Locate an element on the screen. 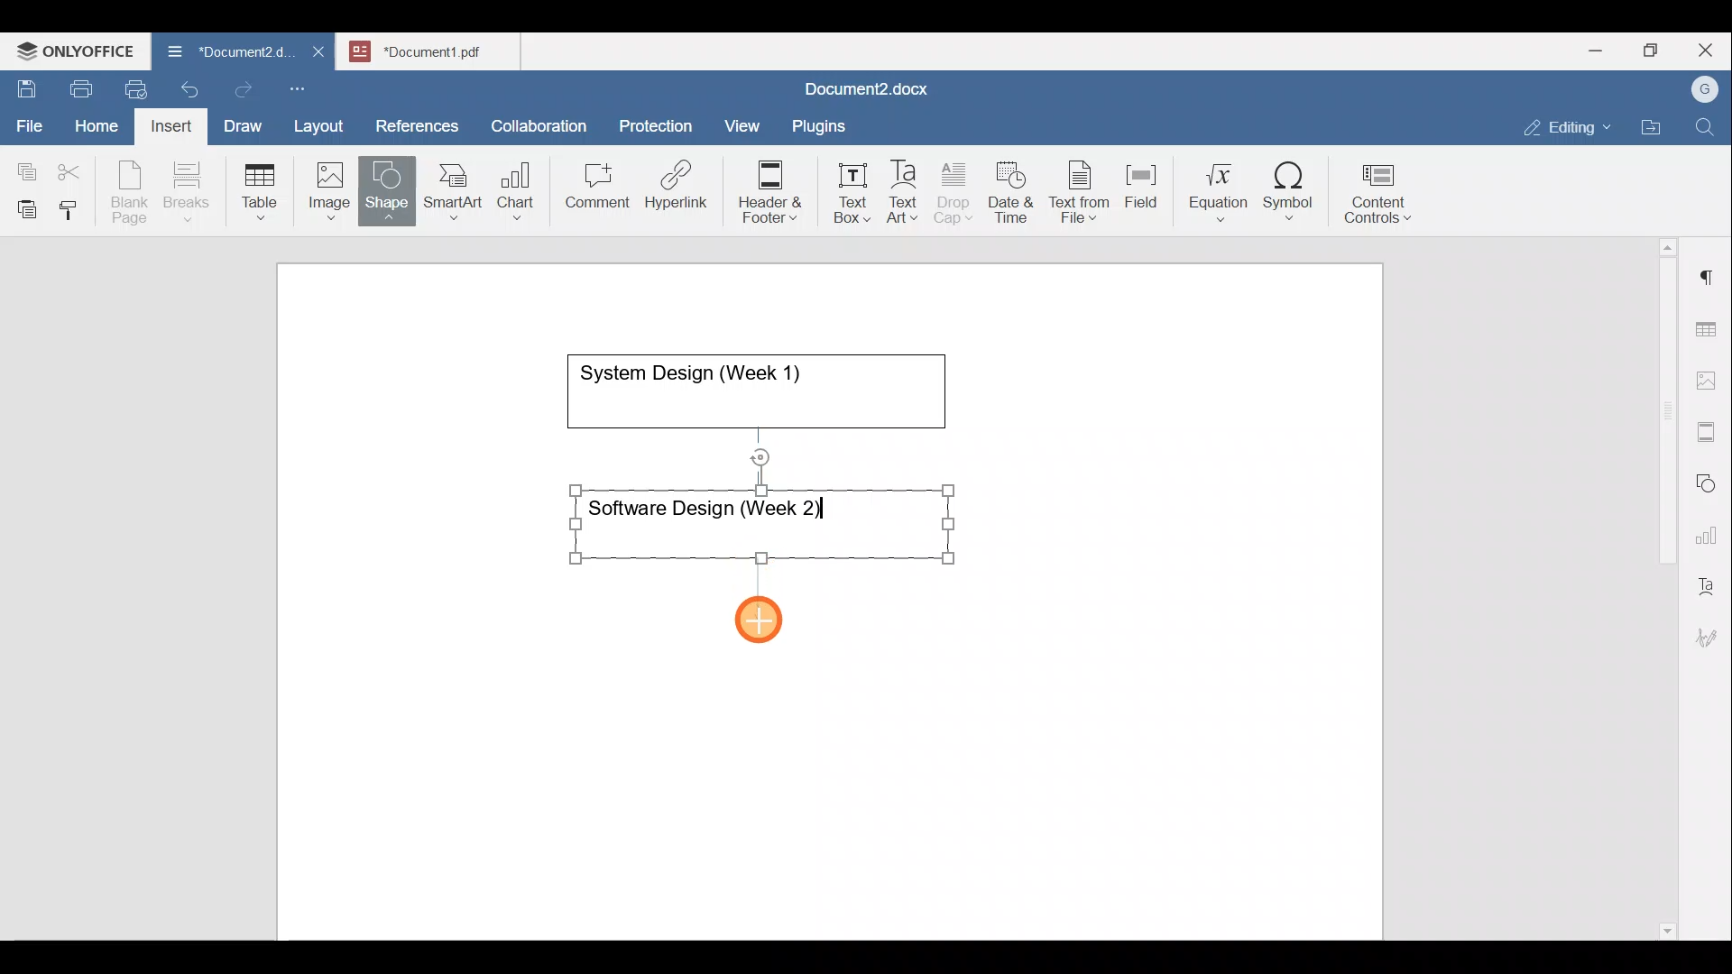  View is located at coordinates (743, 120).